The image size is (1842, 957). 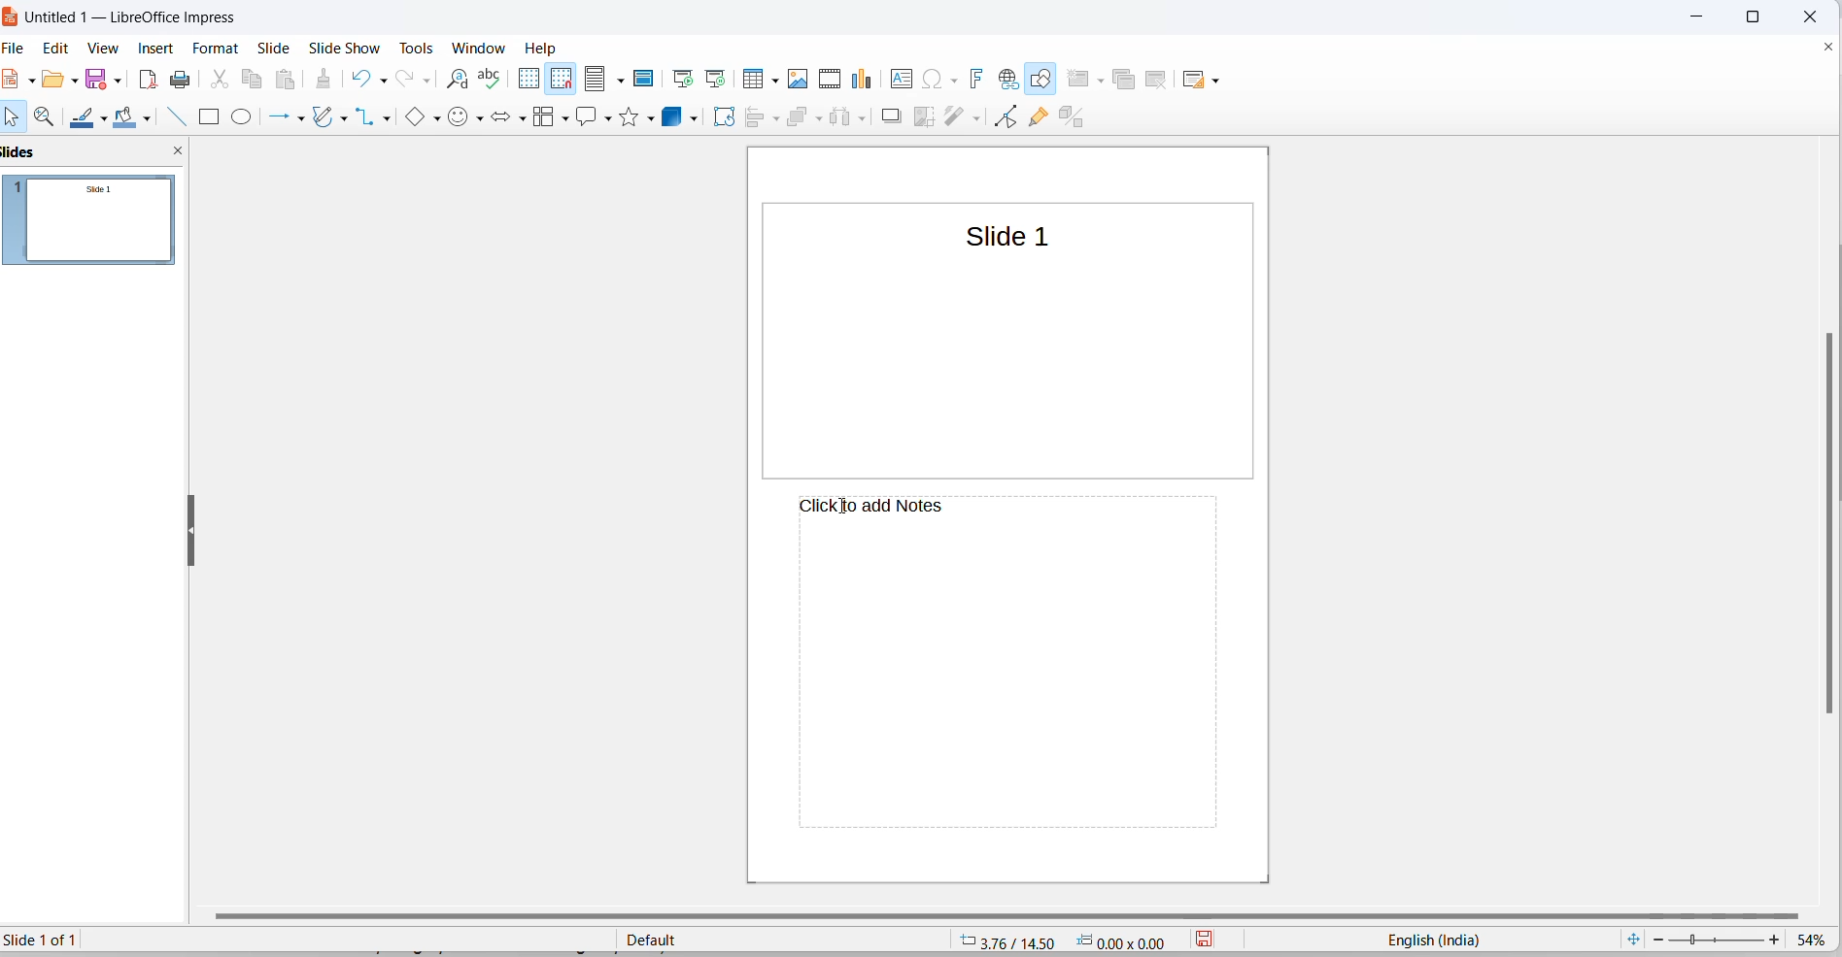 What do you see at coordinates (1656, 939) in the screenshot?
I see `decrease zoom` at bounding box center [1656, 939].